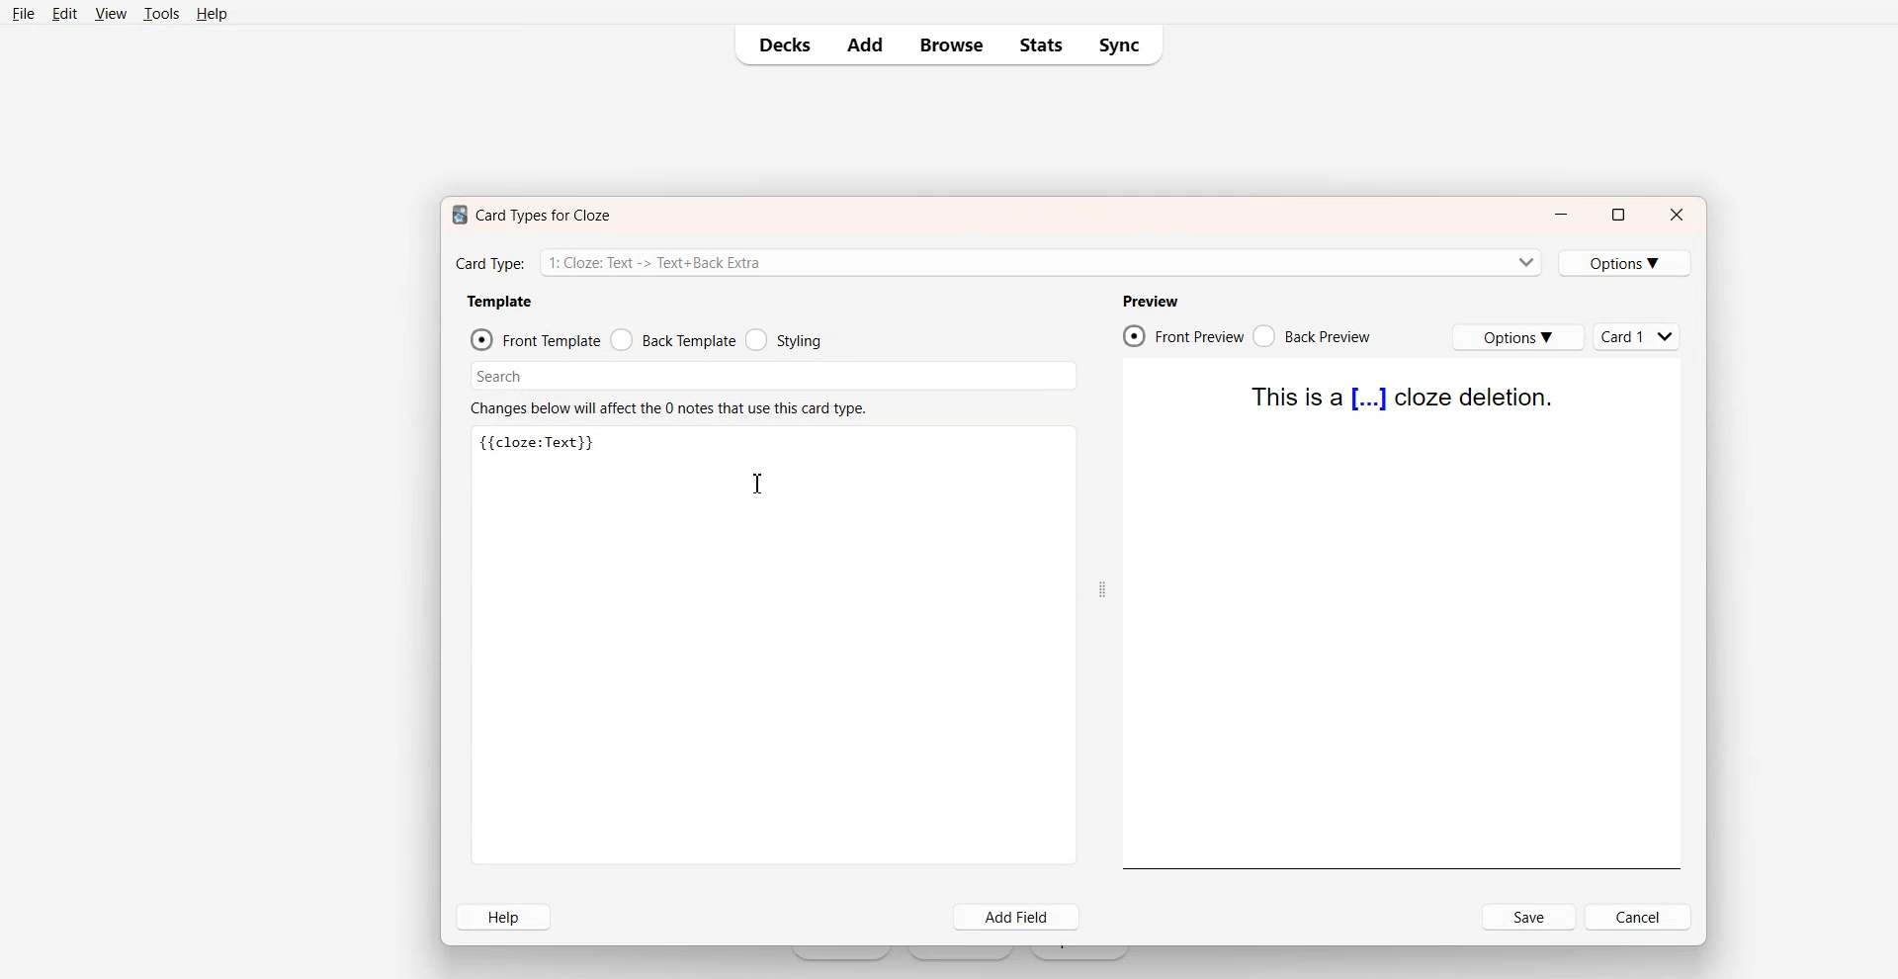 Image resolution: width=1898 pixels, height=979 pixels. What do you see at coordinates (1617, 215) in the screenshot?
I see `Maximize` at bounding box center [1617, 215].